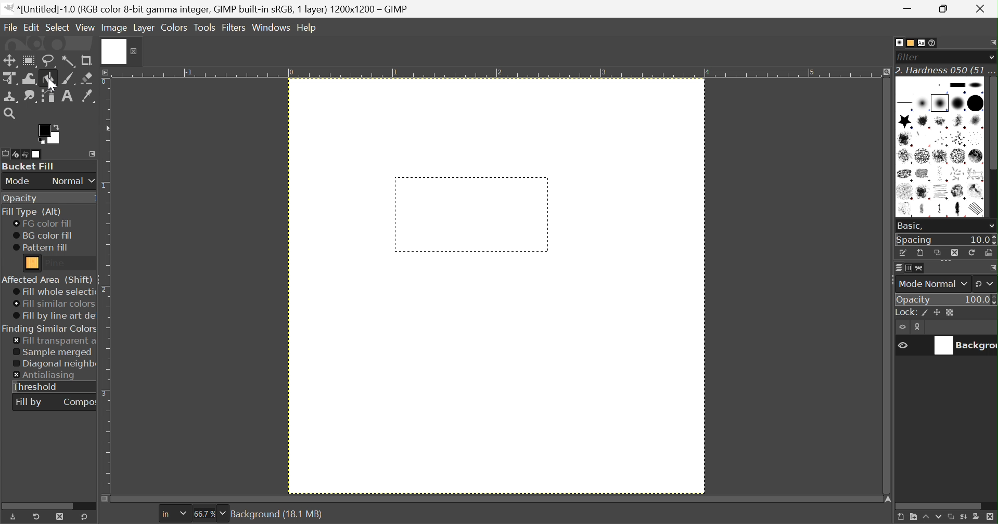  Describe the element at coordinates (947, 263) in the screenshot. I see `Options` at that location.